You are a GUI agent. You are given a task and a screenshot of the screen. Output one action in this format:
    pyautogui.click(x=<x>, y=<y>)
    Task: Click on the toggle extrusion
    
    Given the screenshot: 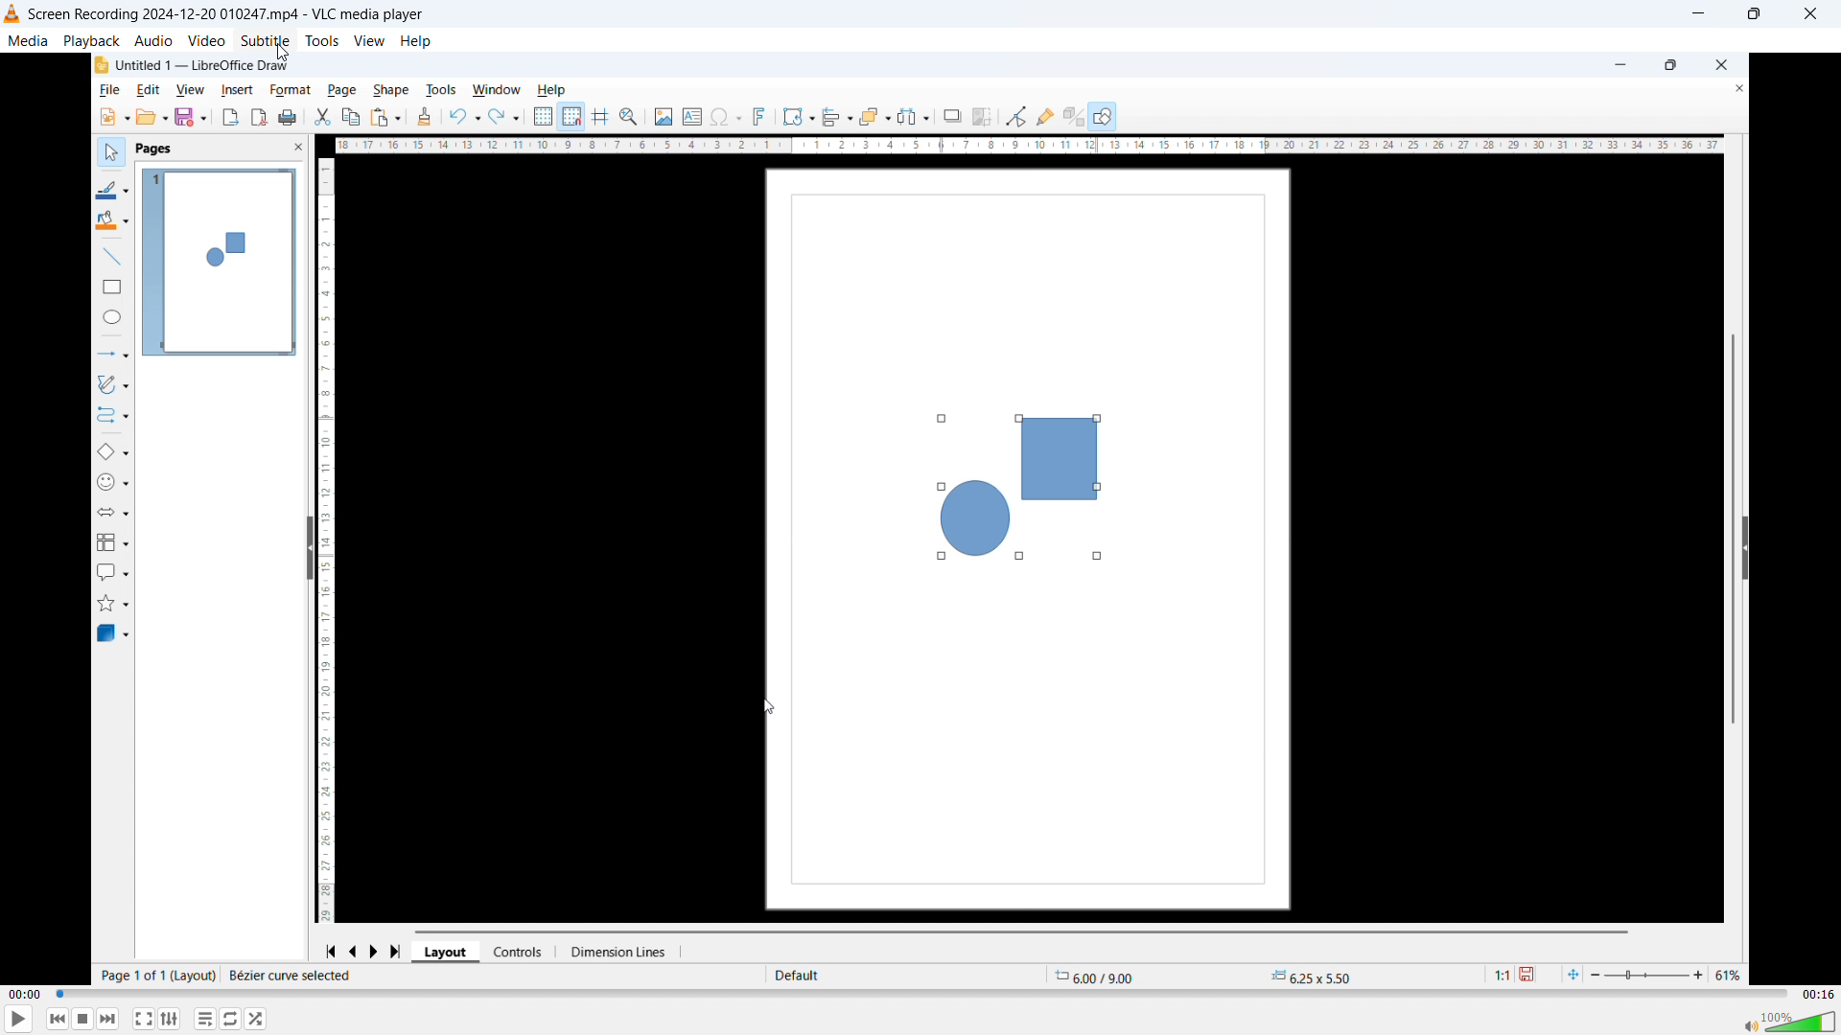 What is the action you would take?
    pyautogui.click(x=1073, y=118)
    